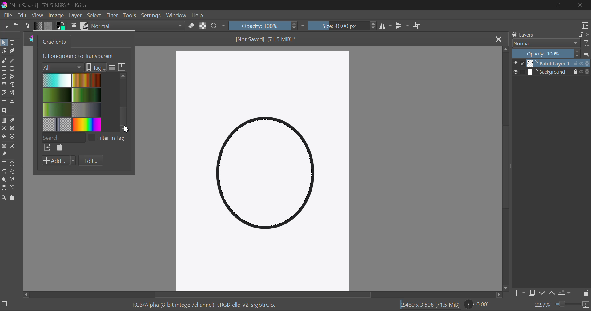  I want to click on Filter, so click(112, 15).